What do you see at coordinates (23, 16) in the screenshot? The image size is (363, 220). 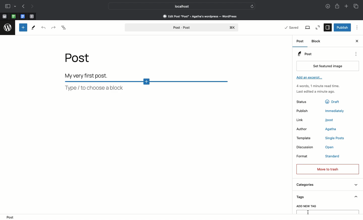 I see `Pinned tabs` at bounding box center [23, 16].